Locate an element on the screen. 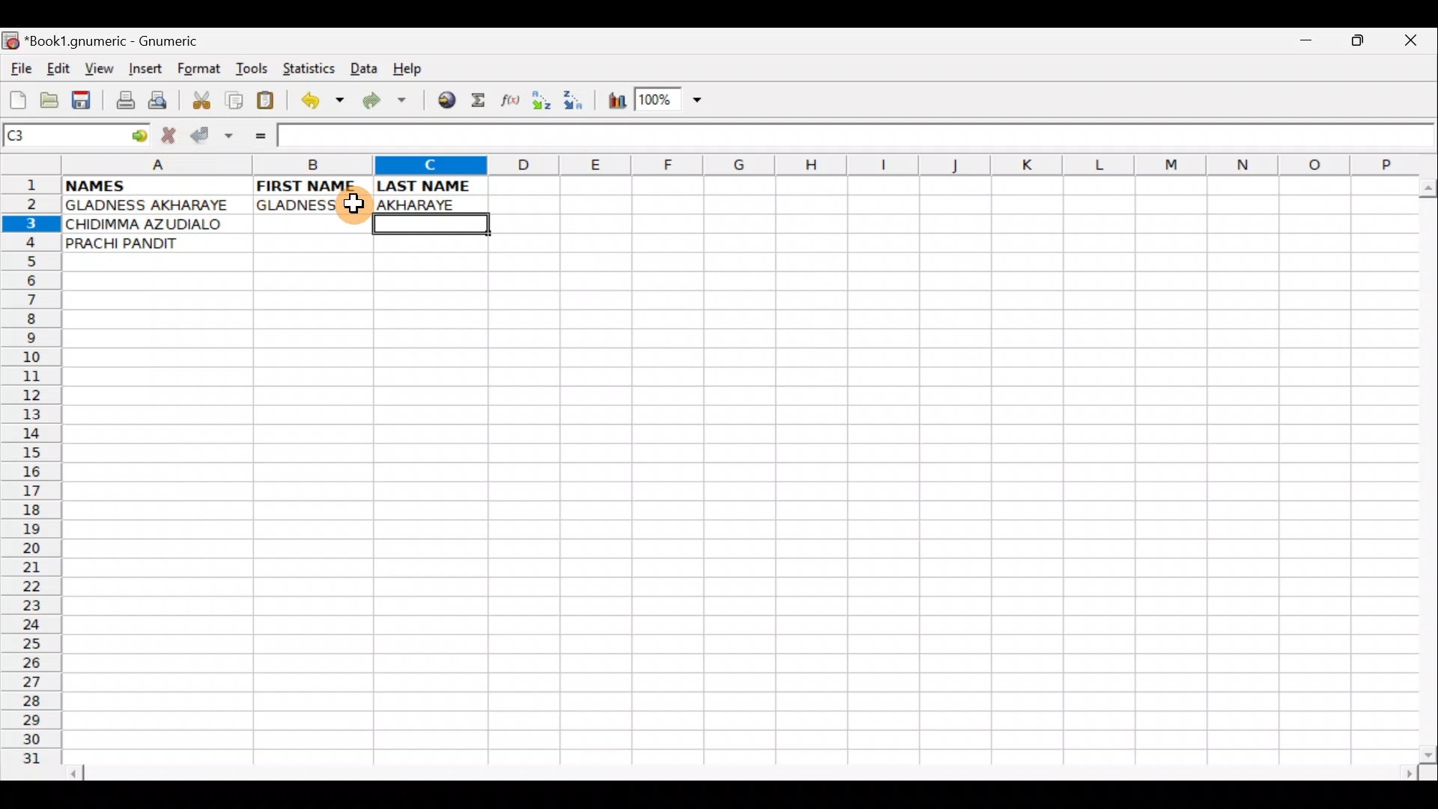  Edit is located at coordinates (58, 68).